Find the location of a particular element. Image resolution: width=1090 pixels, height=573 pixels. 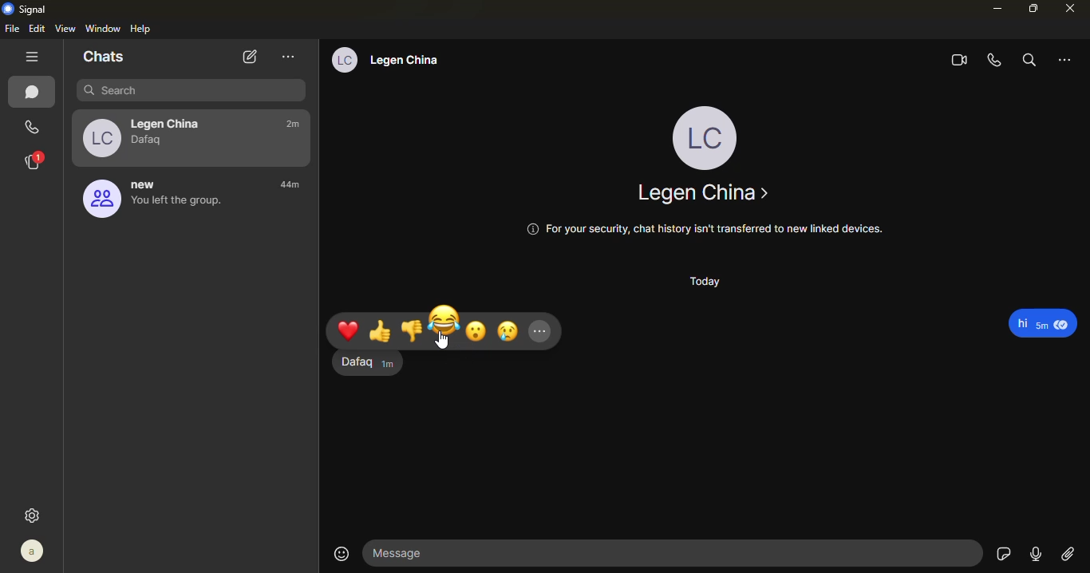

surprise is located at coordinates (478, 330).